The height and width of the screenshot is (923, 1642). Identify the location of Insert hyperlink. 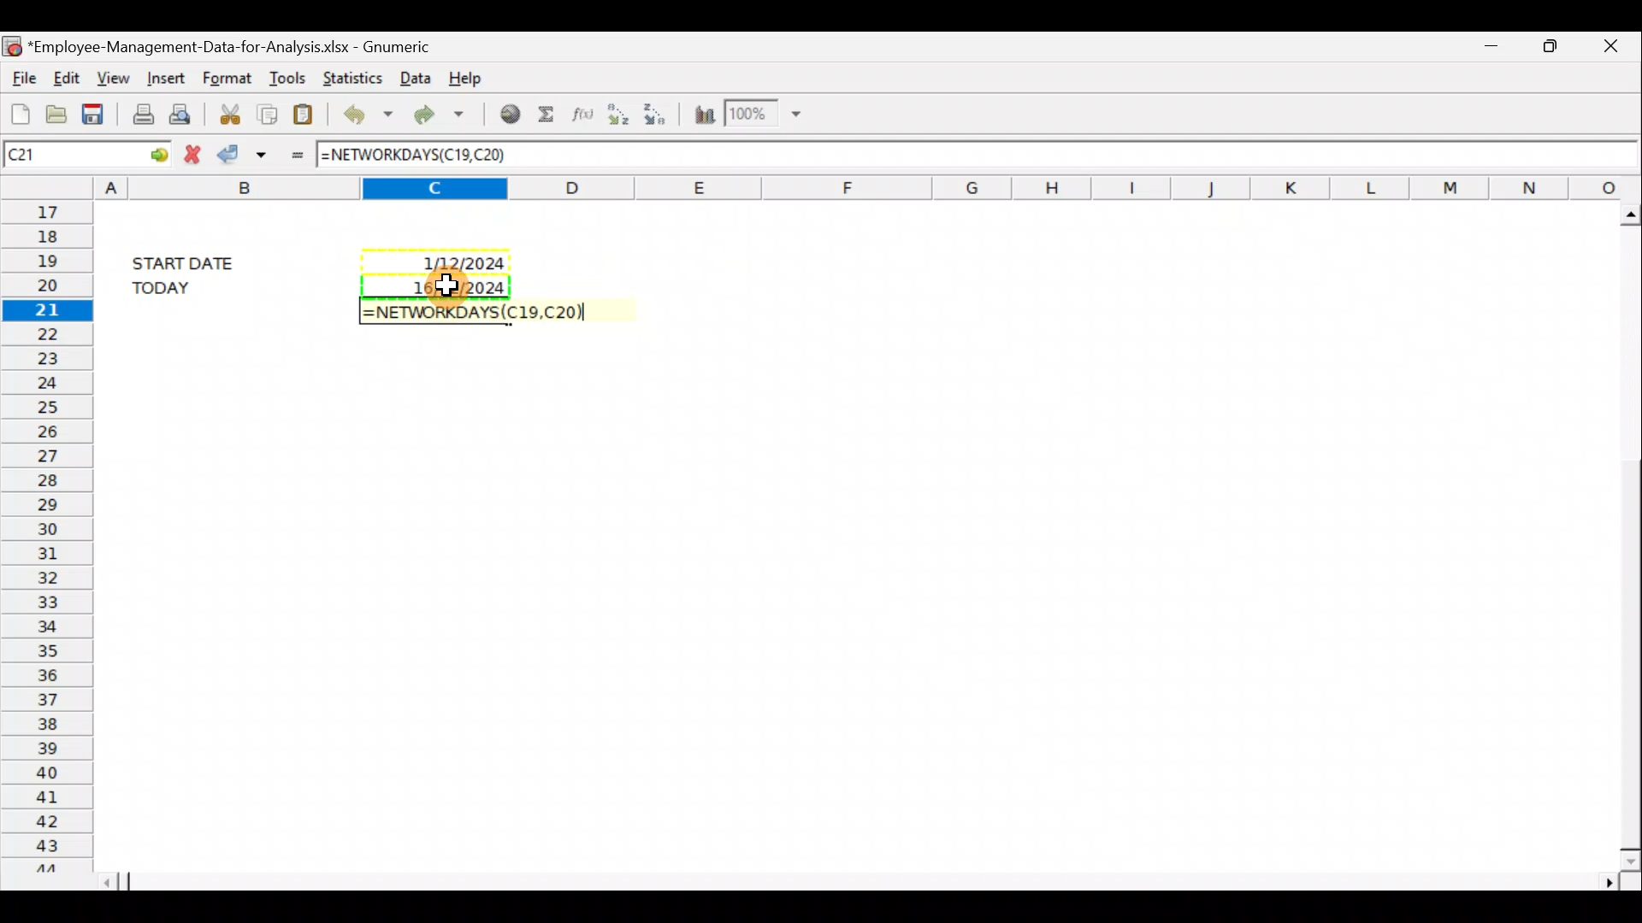
(504, 115).